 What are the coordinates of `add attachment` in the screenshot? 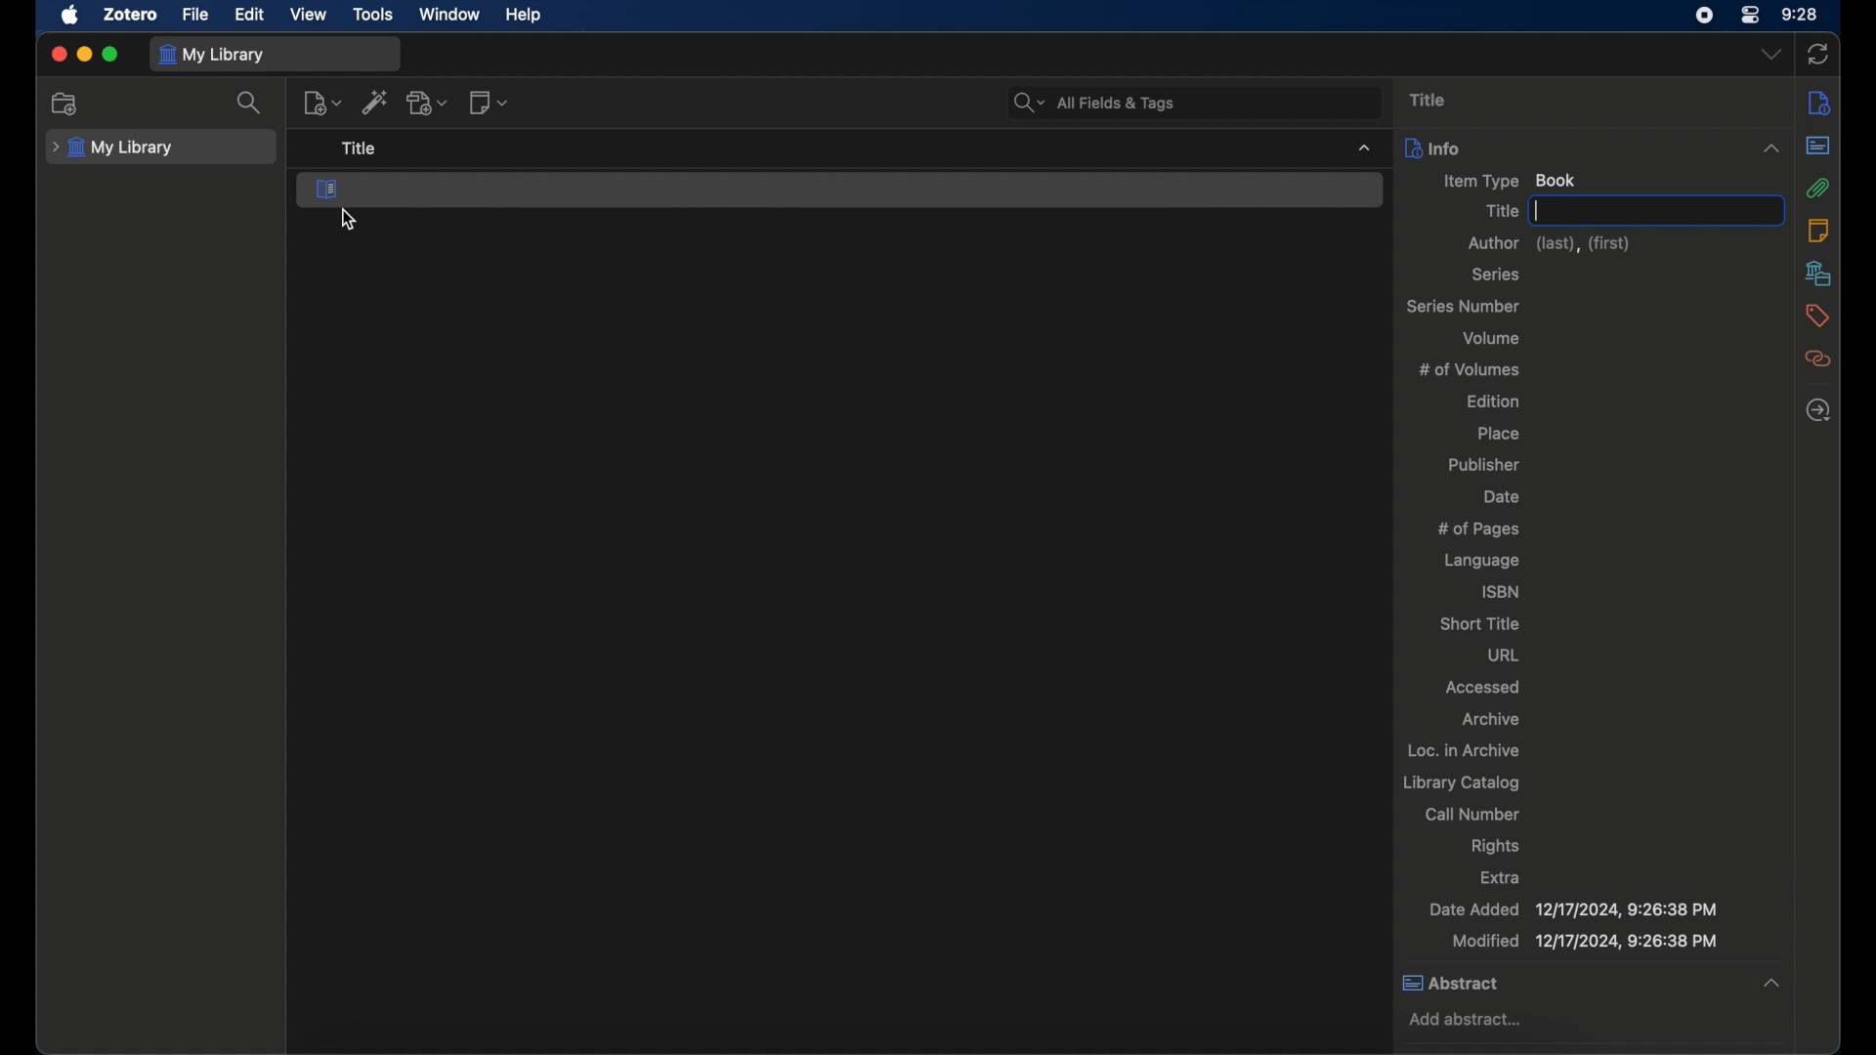 It's located at (427, 103).